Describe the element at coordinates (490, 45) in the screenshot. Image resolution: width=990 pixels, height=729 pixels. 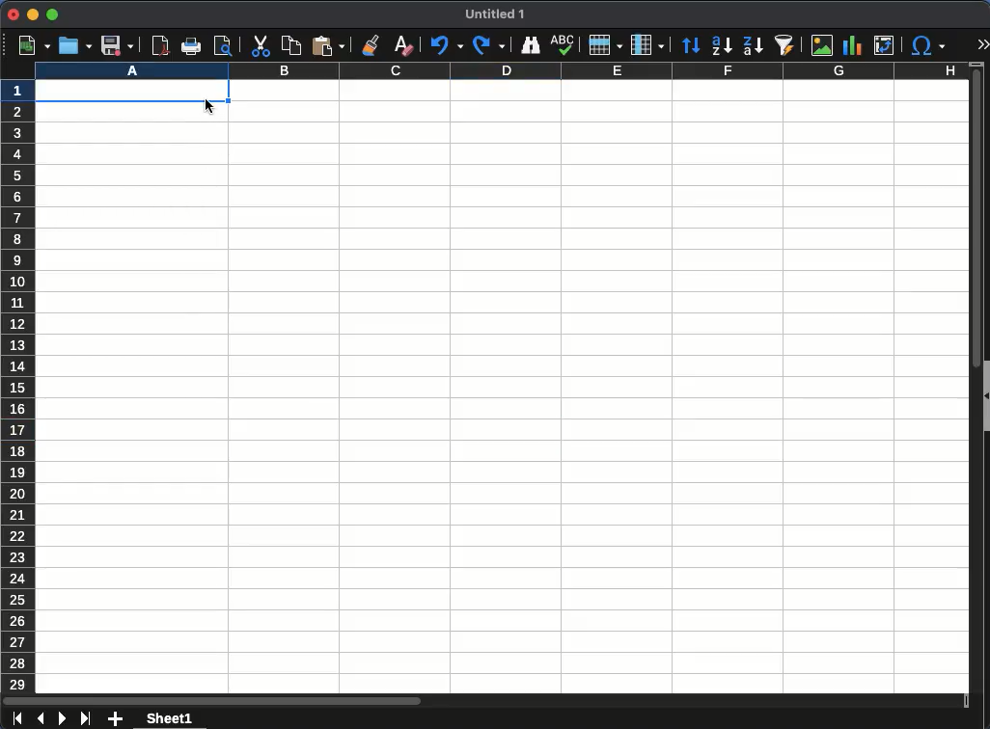
I see `redo` at that location.